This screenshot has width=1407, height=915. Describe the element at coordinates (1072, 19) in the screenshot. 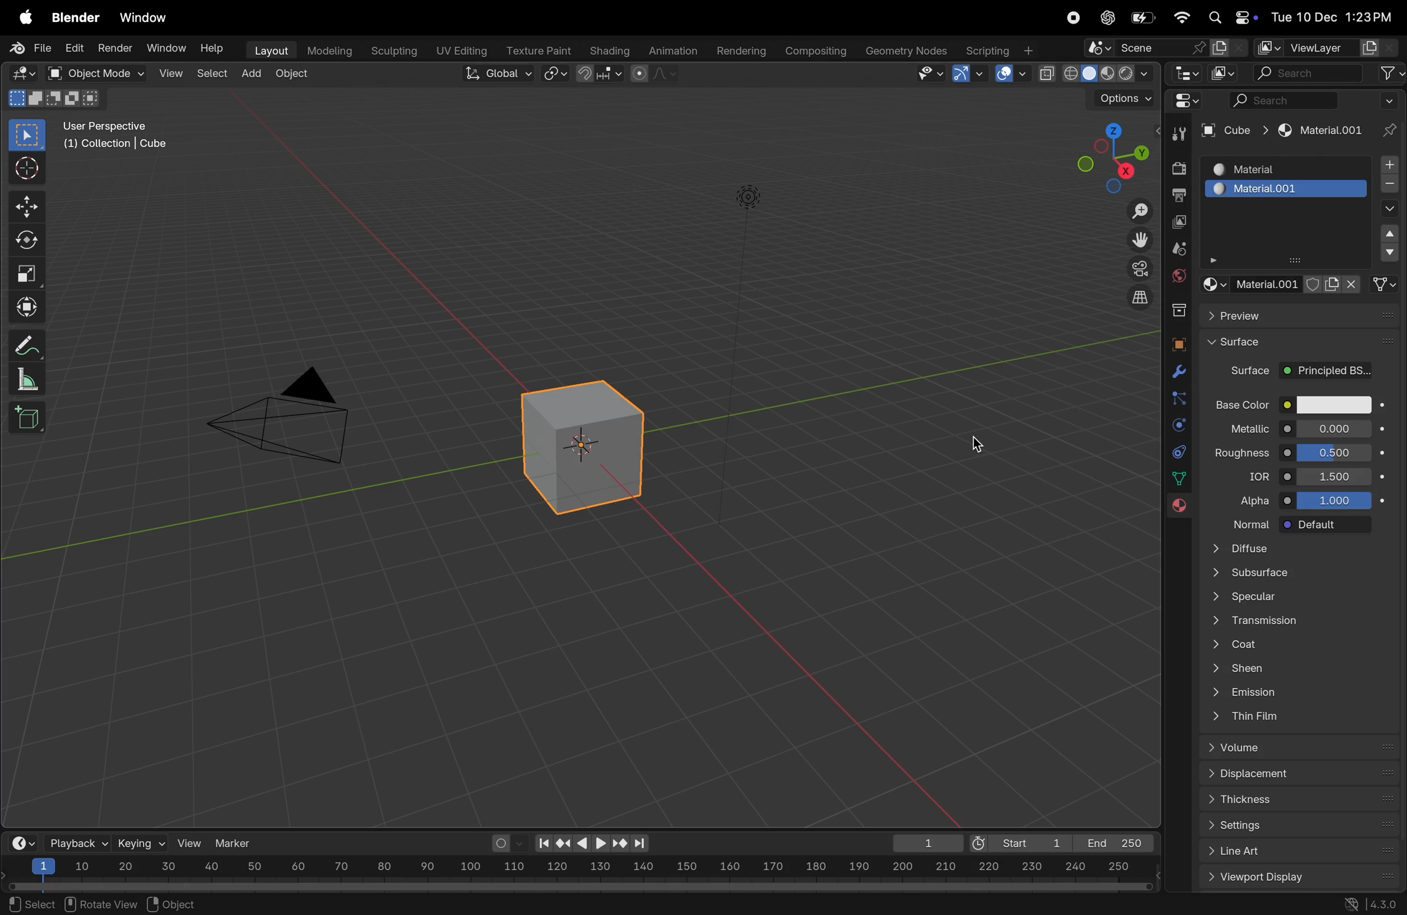

I see `record` at that location.